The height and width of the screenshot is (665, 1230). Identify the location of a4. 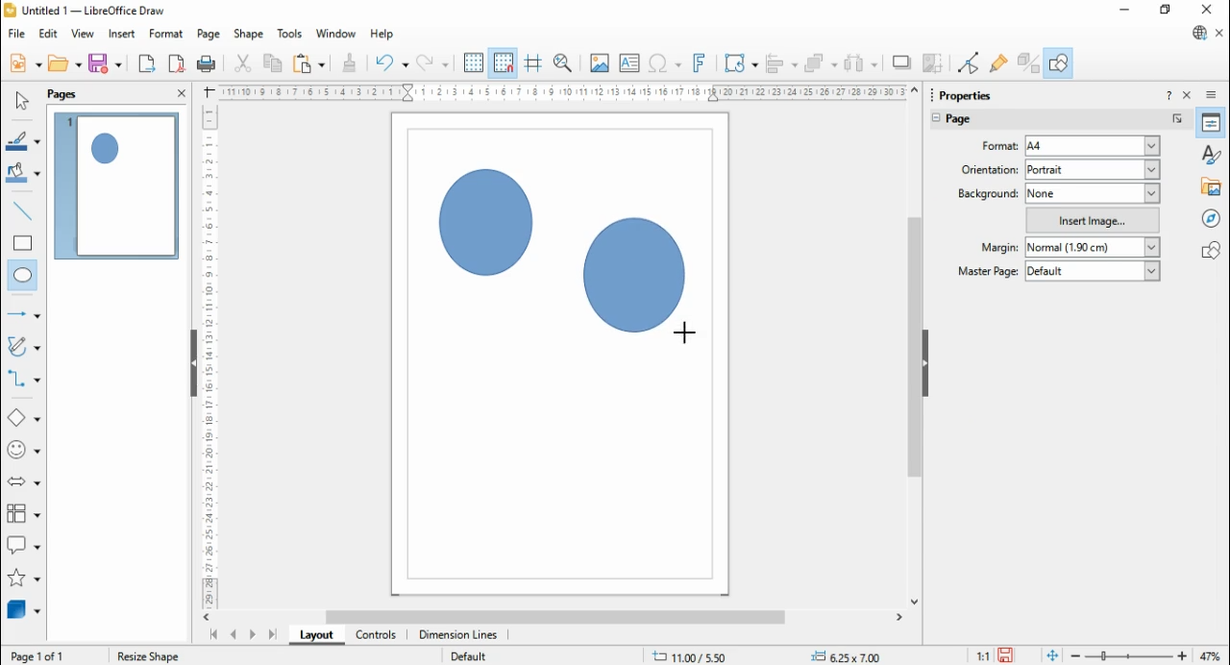
(1092, 146).